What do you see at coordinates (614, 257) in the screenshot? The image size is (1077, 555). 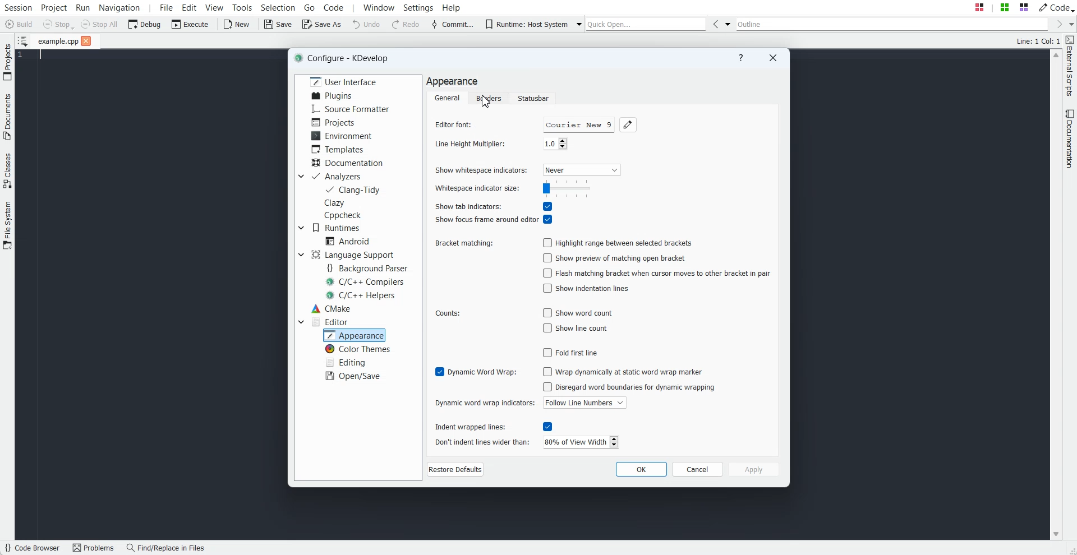 I see `Disable show preview of matching open bracket` at bounding box center [614, 257].